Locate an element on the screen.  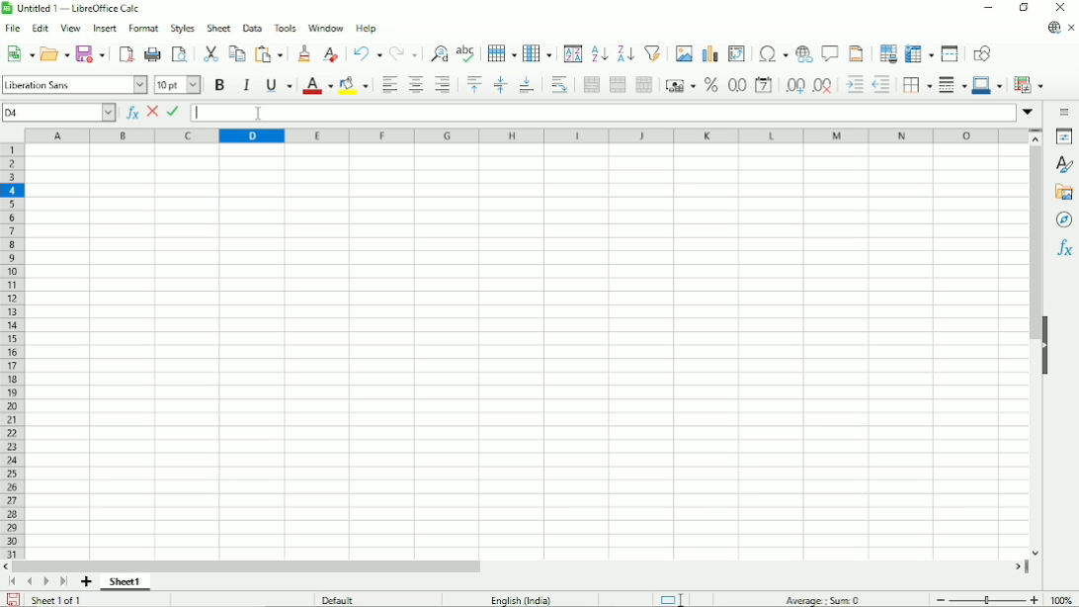
Italic is located at coordinates (246, 85).